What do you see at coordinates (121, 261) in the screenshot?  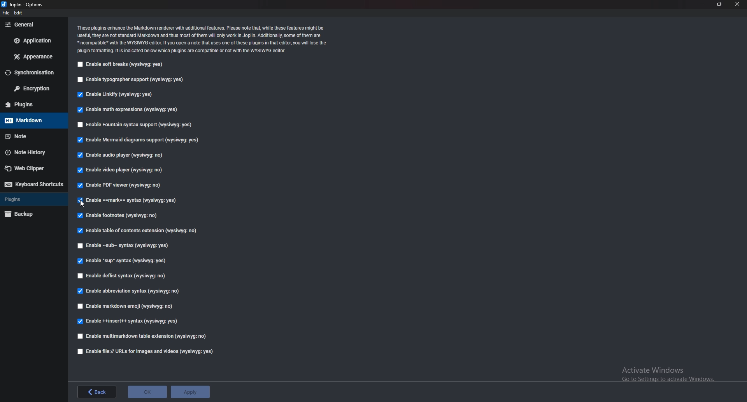 I see `Enable sup syntax` at bounding box center [121, 261].